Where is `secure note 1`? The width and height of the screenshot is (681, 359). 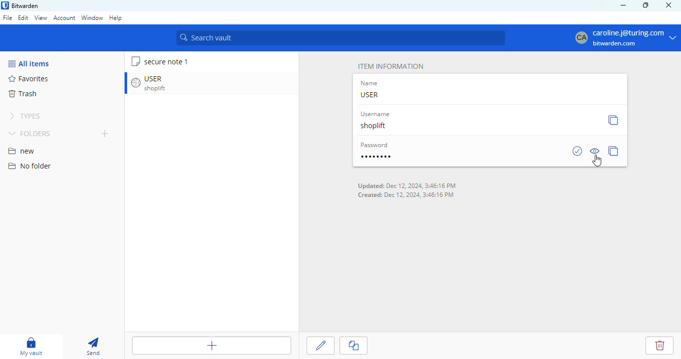
secure note 1 is located at coordinates (166, 61).